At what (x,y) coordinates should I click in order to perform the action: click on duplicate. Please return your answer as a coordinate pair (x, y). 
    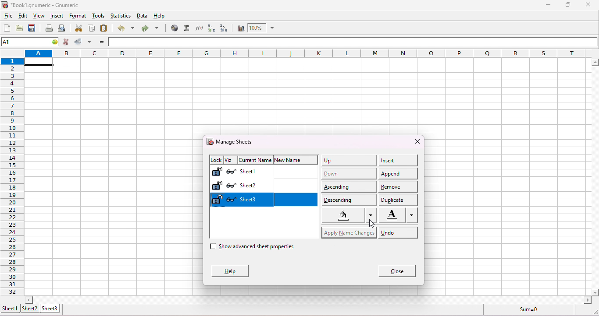
    Looking at the image, I should click on (398, 199).